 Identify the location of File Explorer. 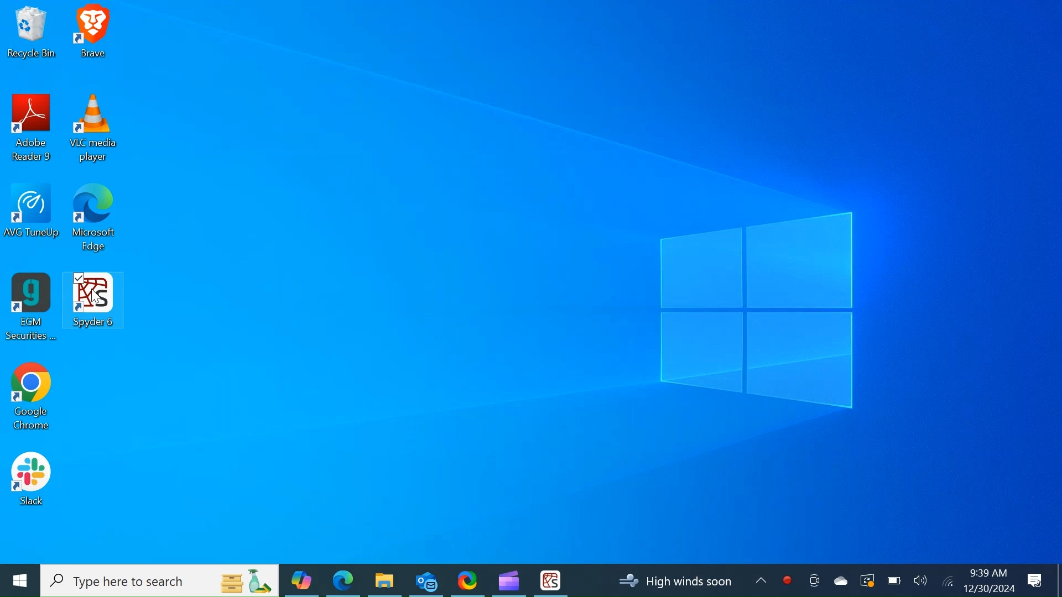
(384, 580).